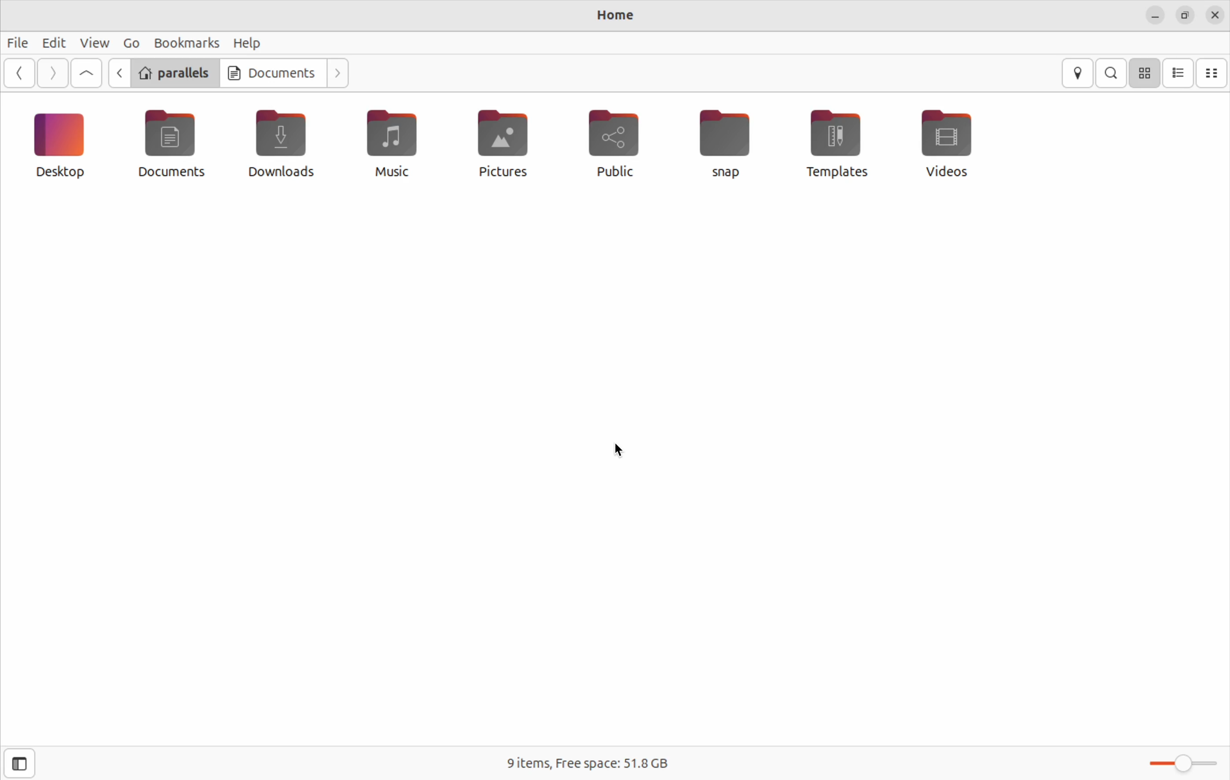 This screenshot has width=1230, height=780. Describe the element at coordinates (1215, 16) in the screenshot. I see `close` at that location.